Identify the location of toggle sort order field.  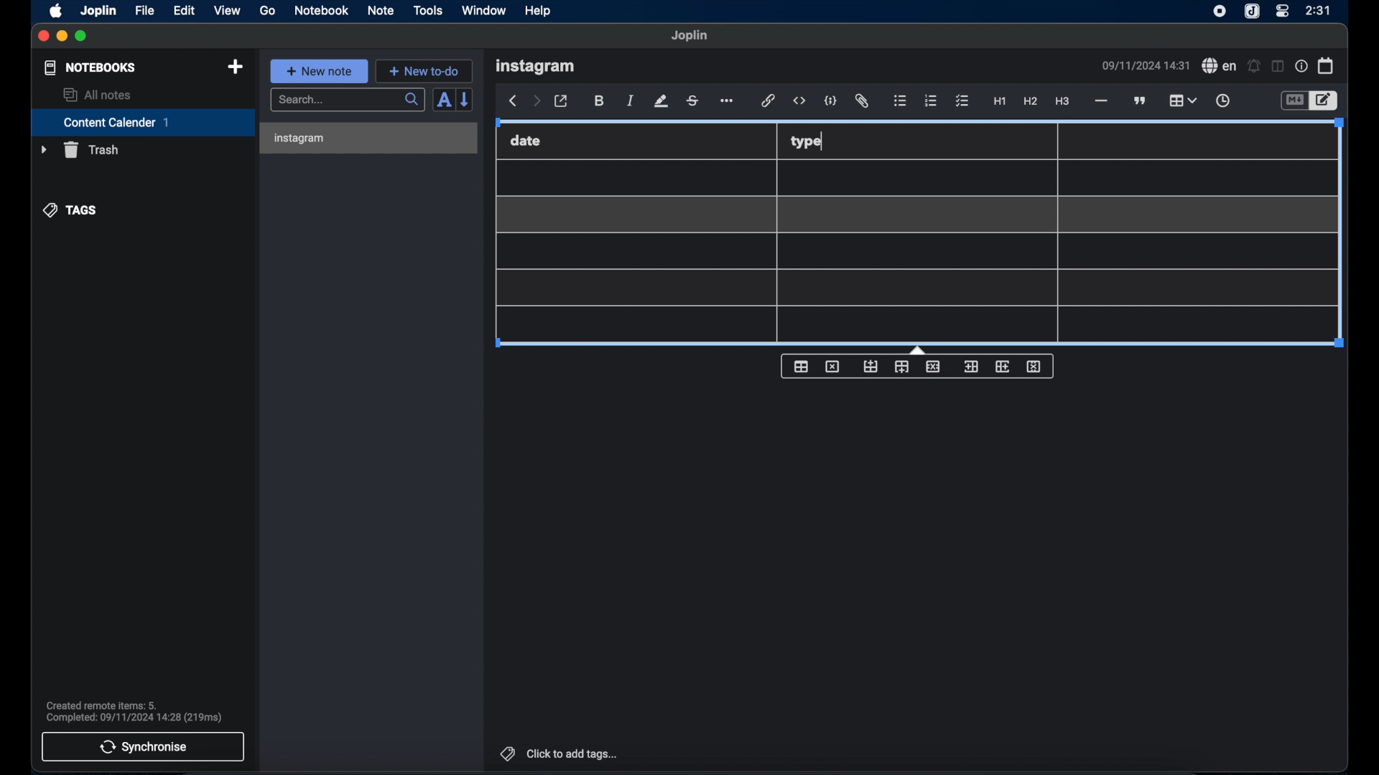
(443, 100).